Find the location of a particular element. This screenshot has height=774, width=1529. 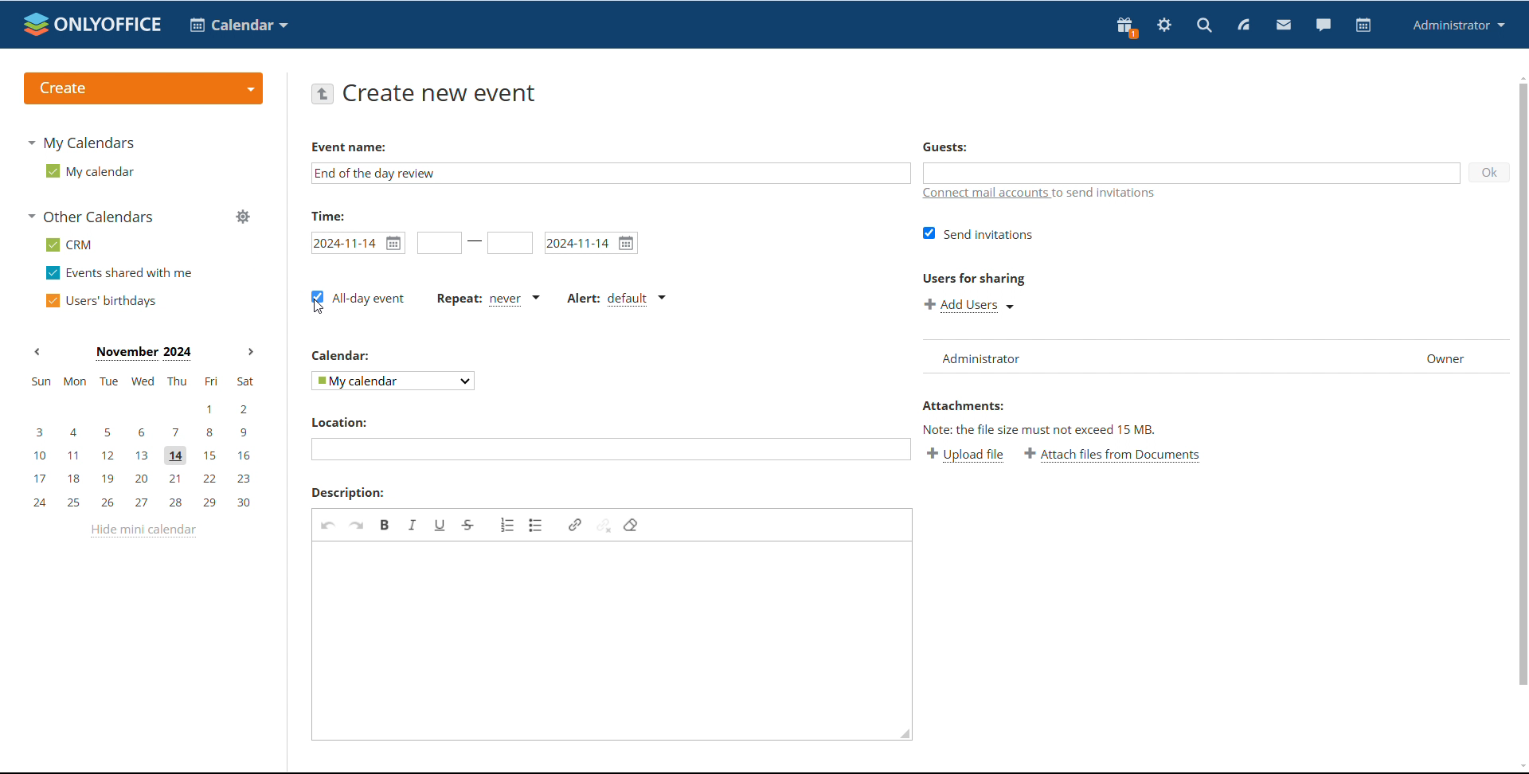

upload file is located at coordinates (965, 454).